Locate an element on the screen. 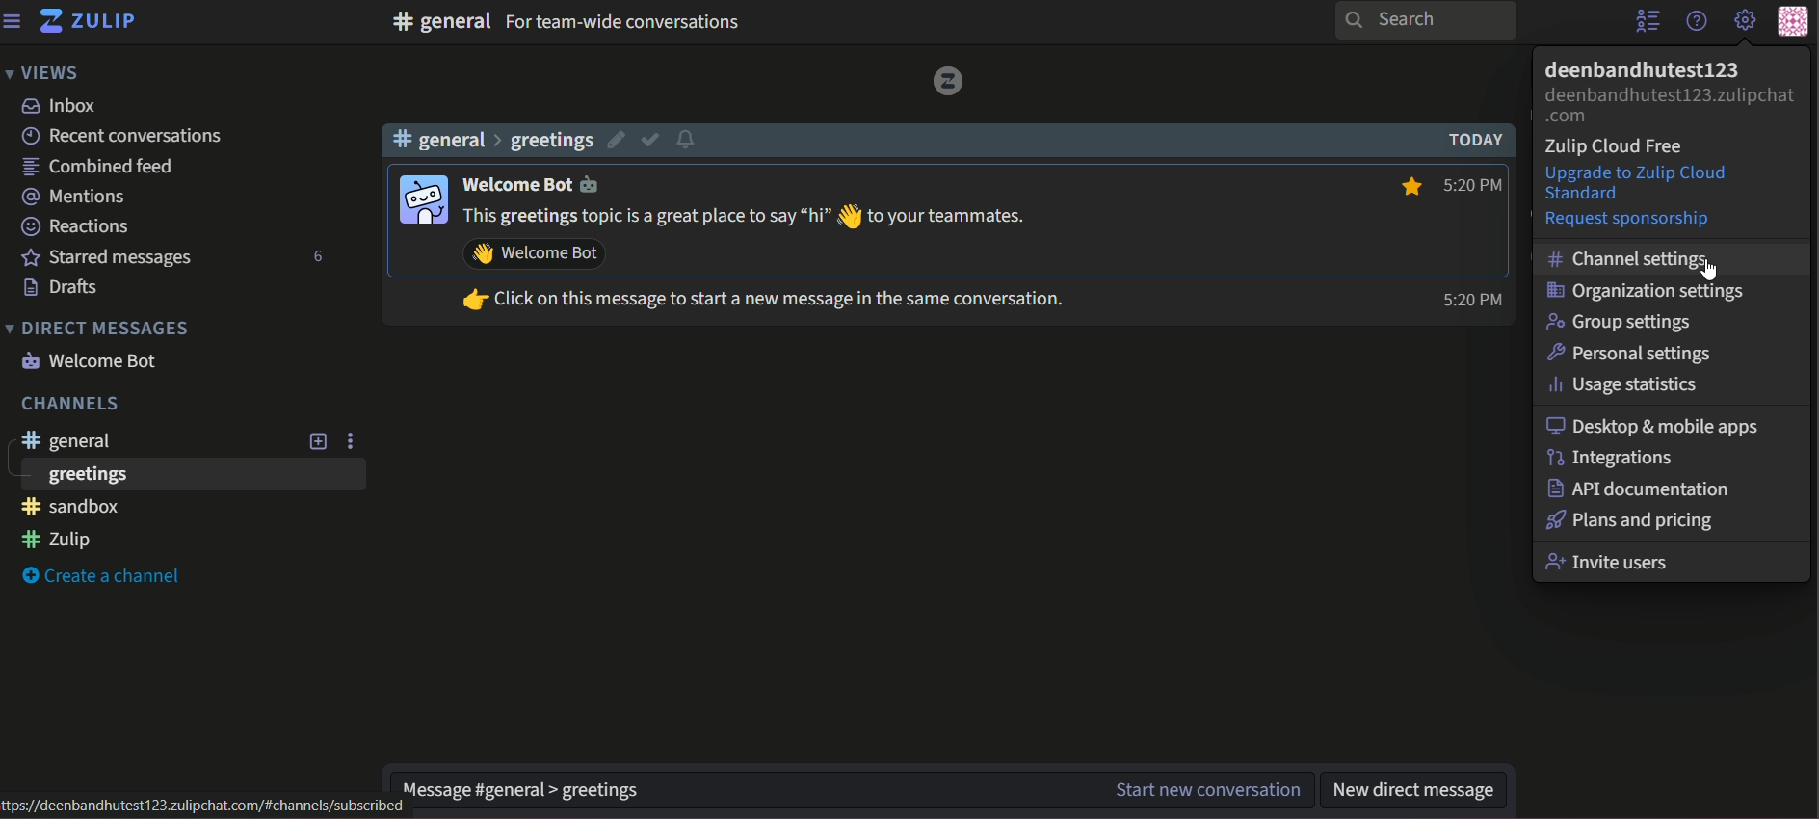 This screenshot has height=819, width=1819. API documentation is located at coordinates (1639, 489).